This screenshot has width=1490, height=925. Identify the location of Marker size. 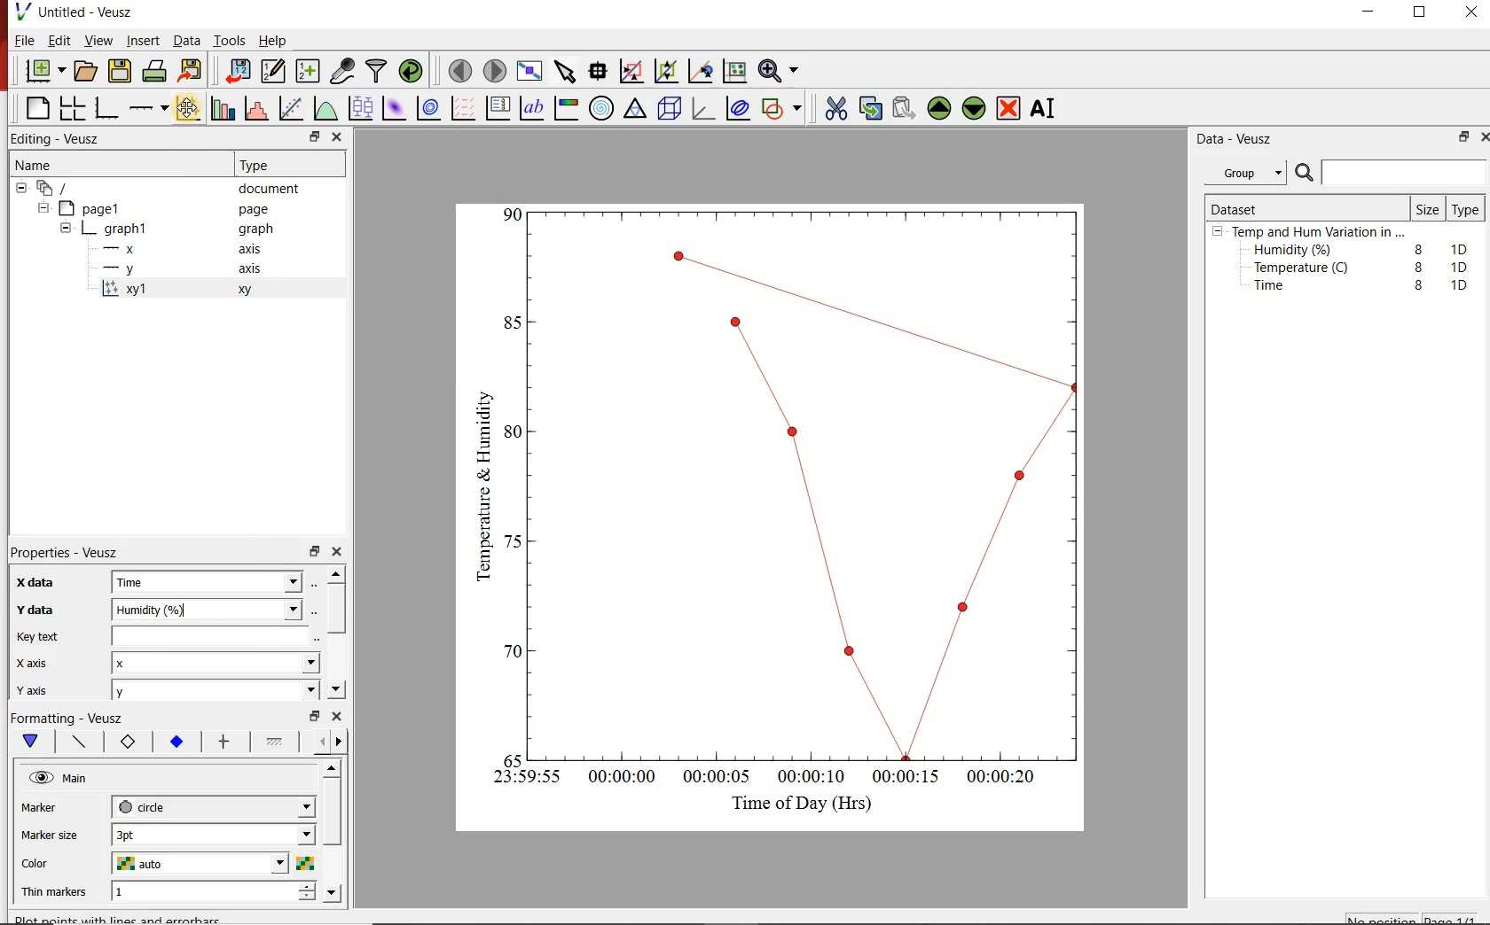
(58, 833).